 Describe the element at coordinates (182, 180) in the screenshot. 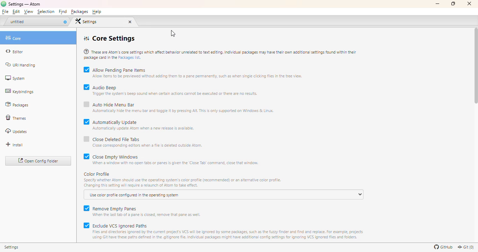

I see `color profile` at that location.